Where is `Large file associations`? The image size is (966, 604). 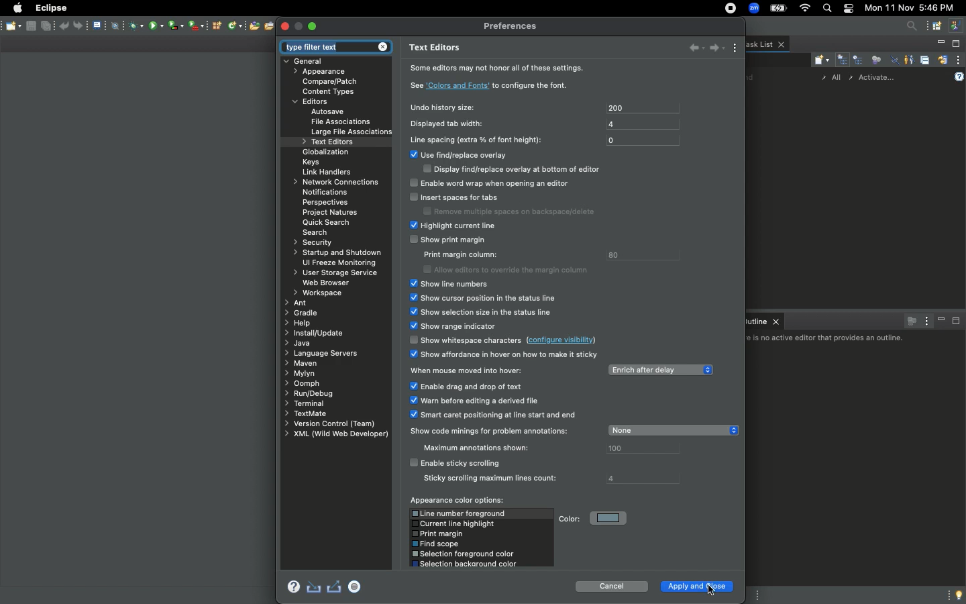
Large file associations is located at coordinates (352, 132).